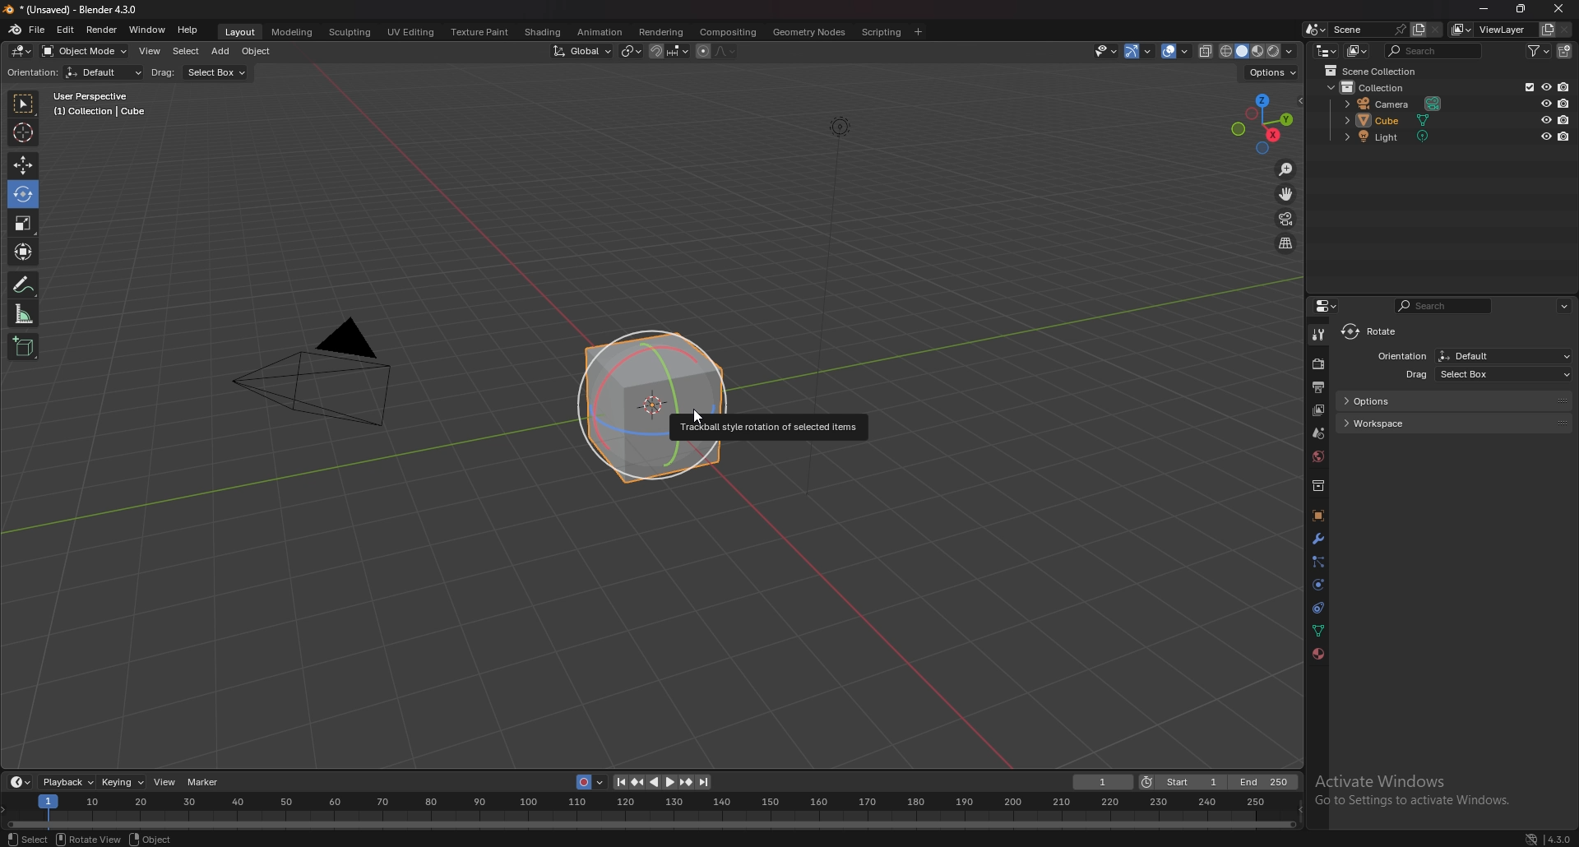 This screenshot has width=1579, height=847. What do you see at coordinates (206, 783) in the screenshot?
I see `marker` at bounding box center [206, 783].